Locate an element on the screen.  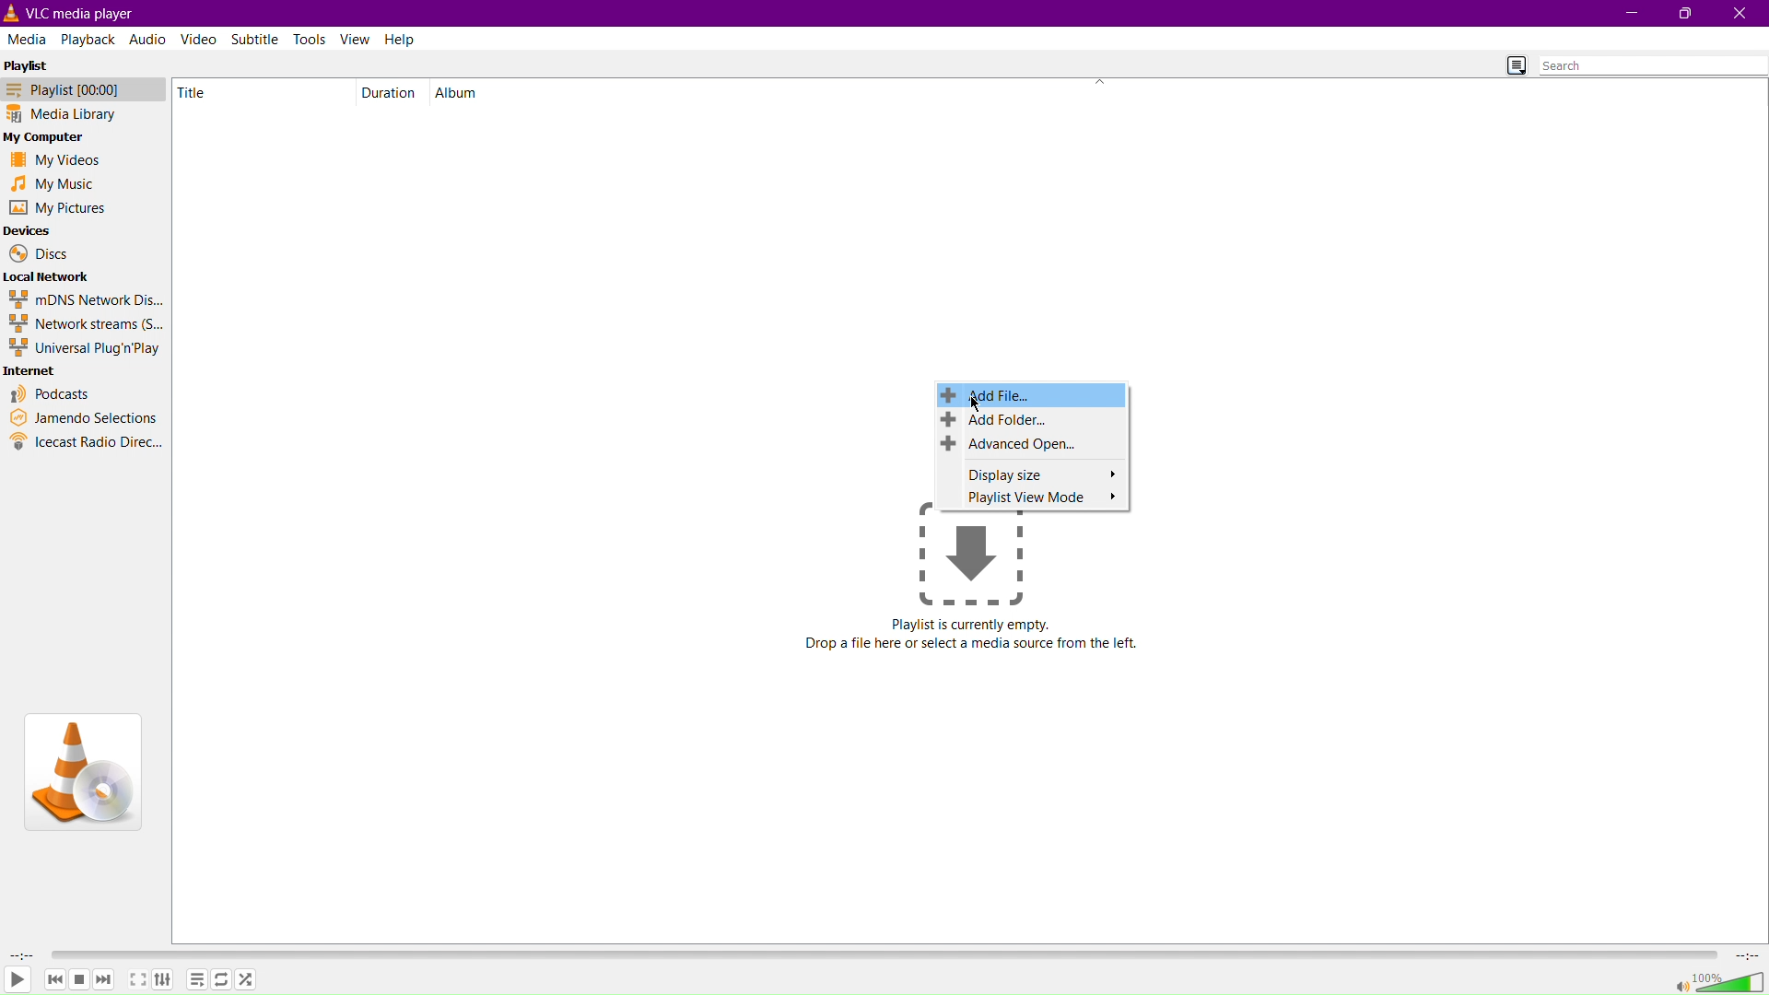
Video is located at coordinates (200, 39).